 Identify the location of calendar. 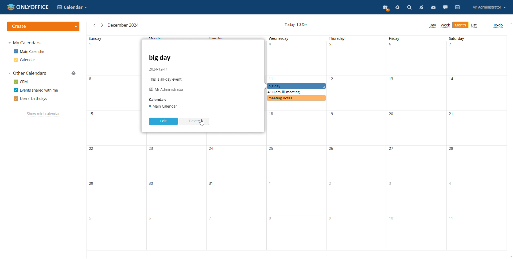
(458, 8).